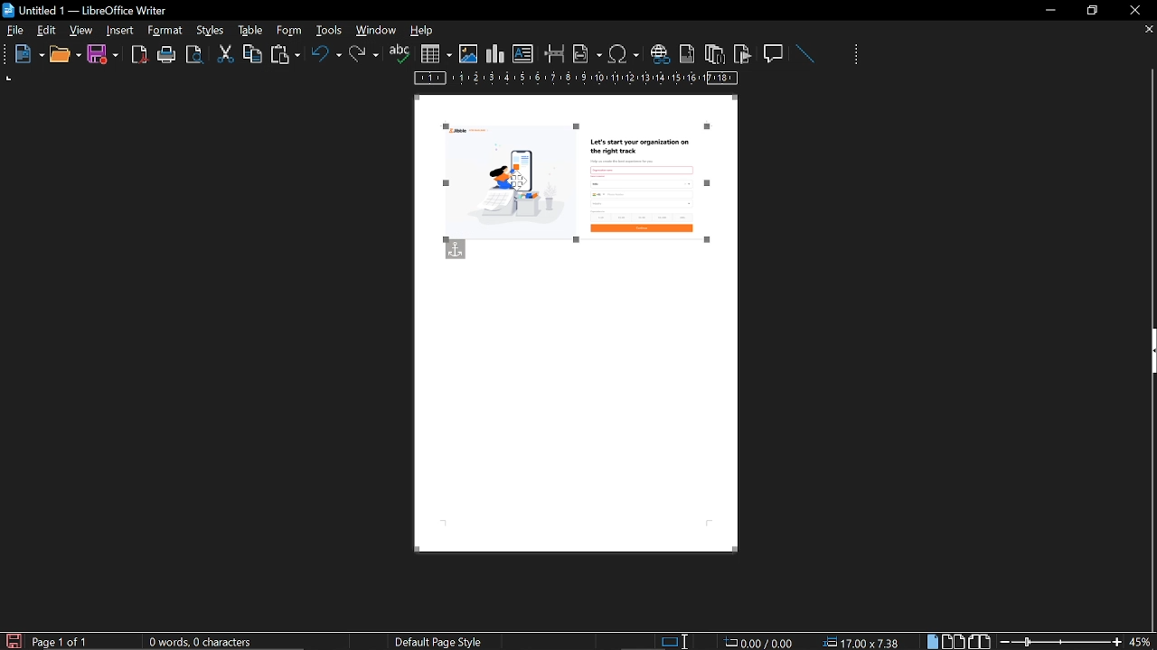  What do you see at coordinates (659, 55) in the screenshot?
I see `insert hyperlink` at bounding box center [659, 55].